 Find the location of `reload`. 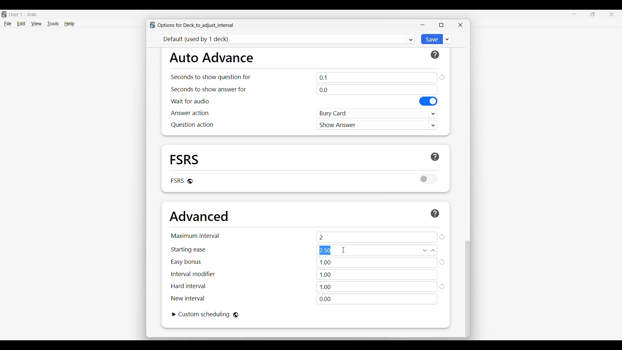

reload is located at coordinates (443, 262).